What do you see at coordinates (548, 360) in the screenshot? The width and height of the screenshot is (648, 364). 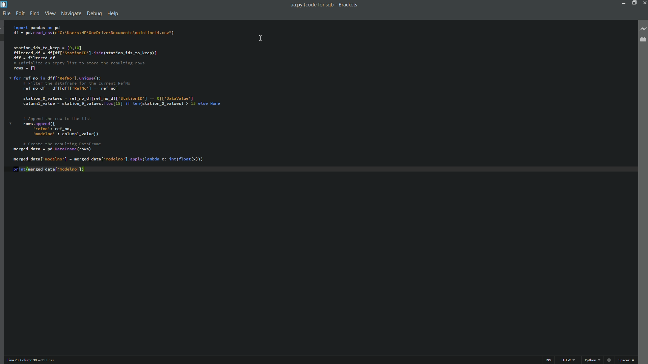 I see `ins text field` at bounding box center [548, 360].